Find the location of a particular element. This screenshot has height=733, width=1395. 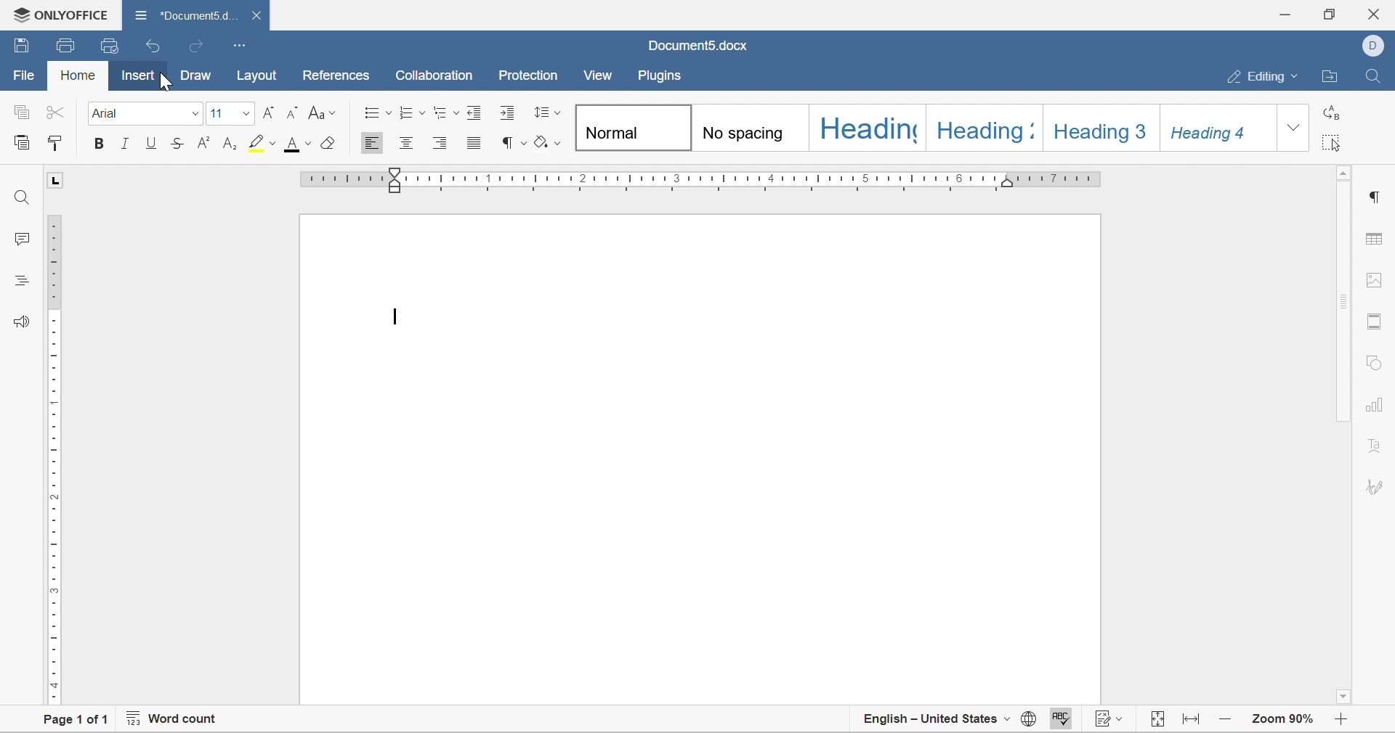

view is located at coordinates (597, 78).